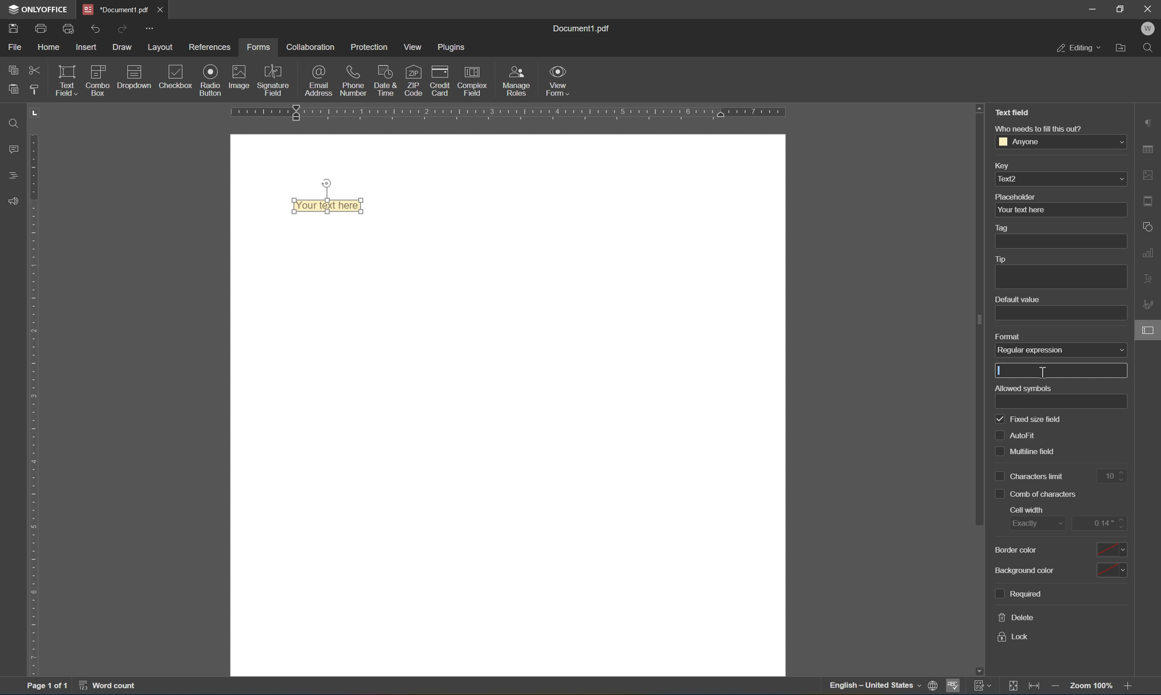  Describe the element at coordinates (11, 69) in the screenshot. I see `copy` at that location.